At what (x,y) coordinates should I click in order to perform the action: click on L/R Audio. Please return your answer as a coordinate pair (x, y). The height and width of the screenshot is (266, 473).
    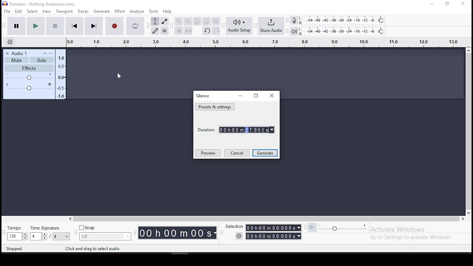
    Looking at the image, I should click on (28, 87).